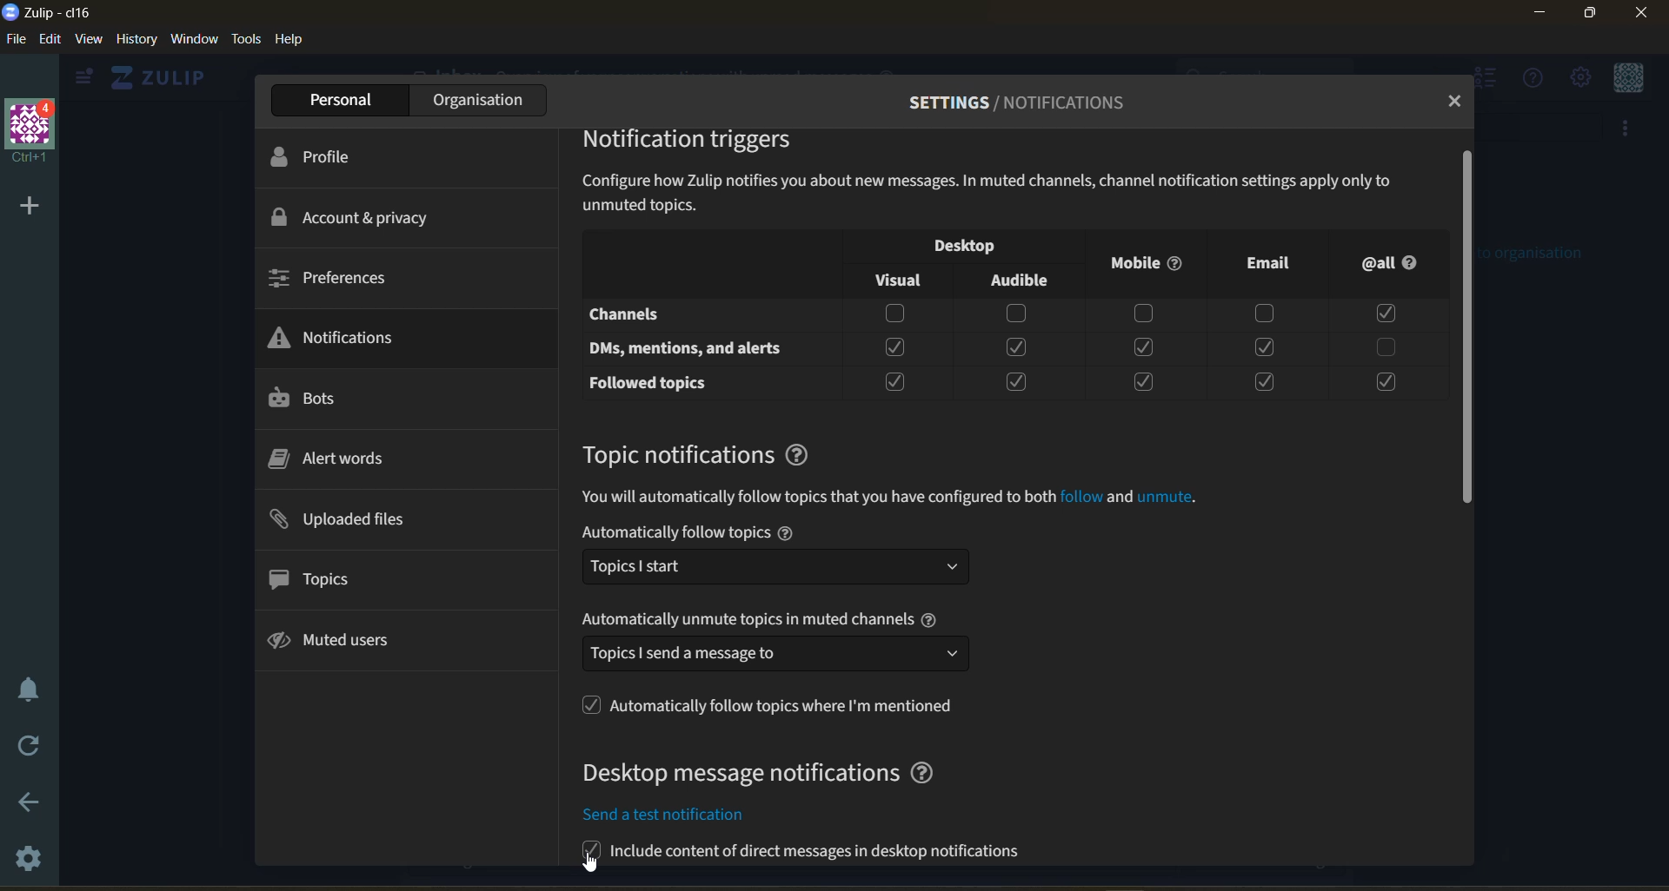 This screenshot has height=891, width=1669. What do you see at coordinates (321, 577) in the screenshot?
I see `topics` at bounding box center [321, 577].